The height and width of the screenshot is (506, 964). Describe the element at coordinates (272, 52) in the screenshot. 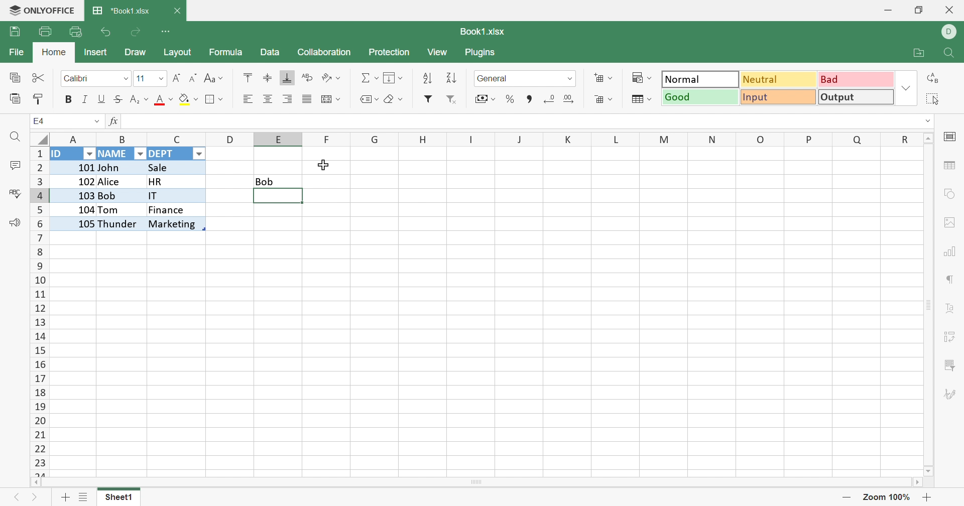

I see `Data` at that location.